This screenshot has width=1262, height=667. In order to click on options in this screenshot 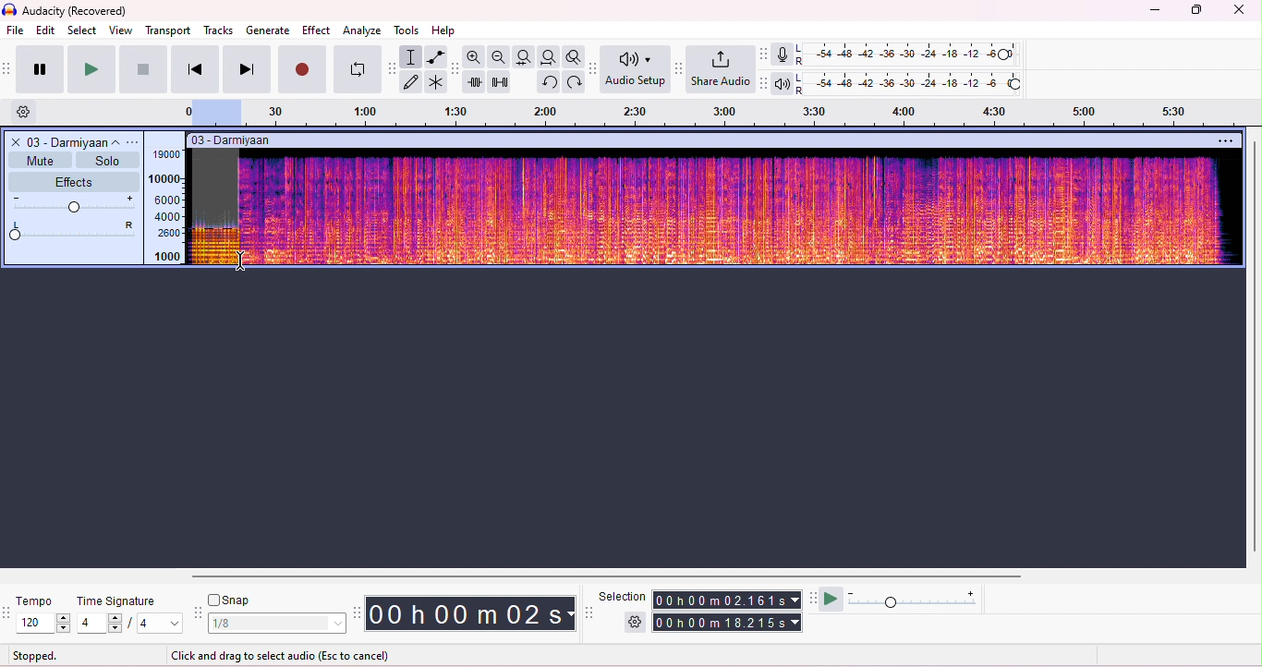, I will do `click(134, 142)`.